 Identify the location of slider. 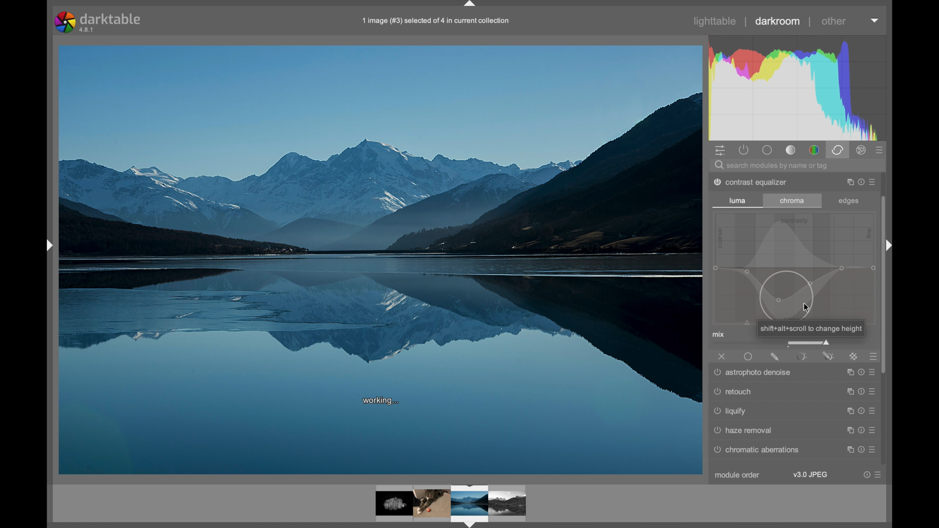
(807, 342).